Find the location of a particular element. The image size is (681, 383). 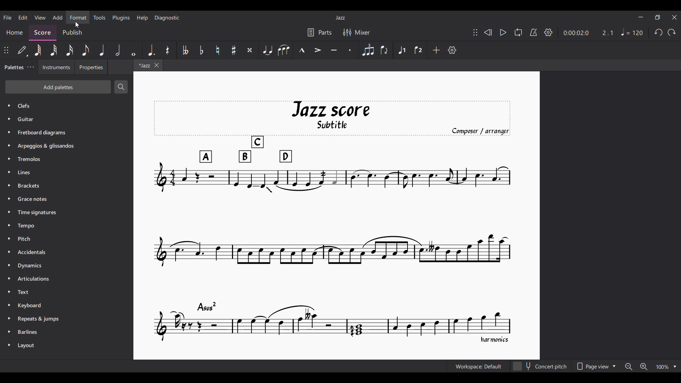

Plugins menu is located at coordinates (121, 18).